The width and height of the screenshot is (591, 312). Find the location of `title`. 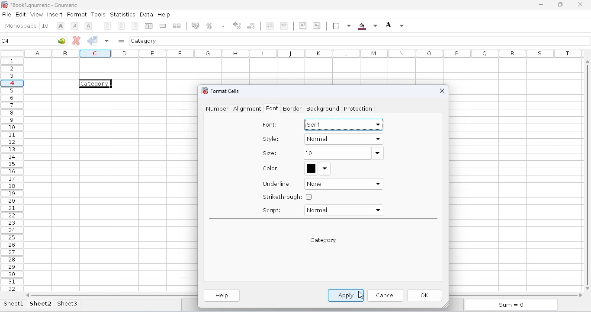

title is located at coordinates (44, 5).